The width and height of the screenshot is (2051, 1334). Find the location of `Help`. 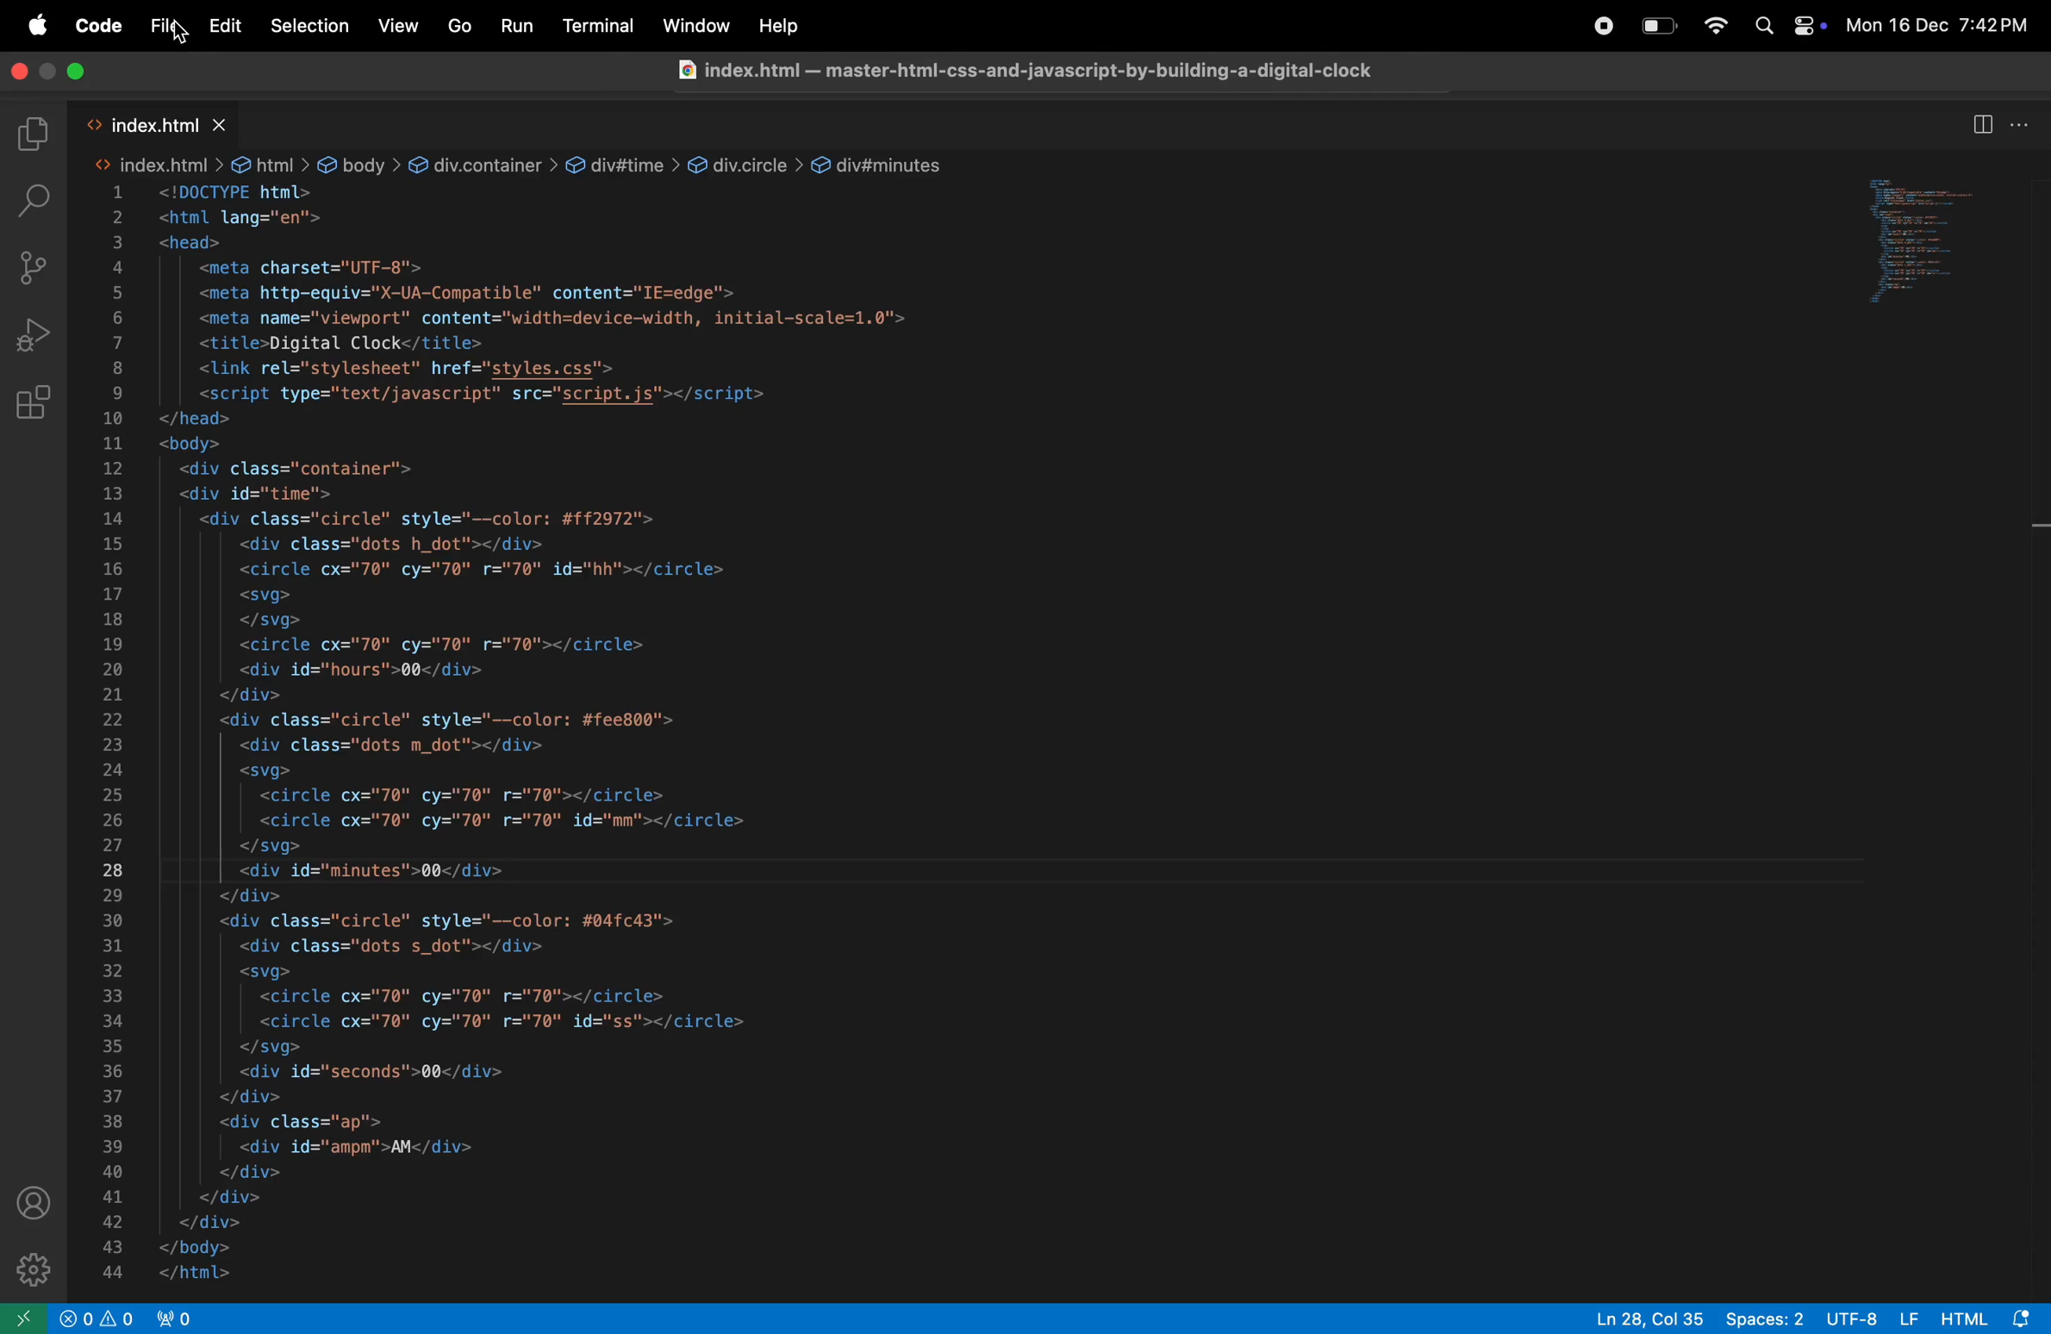

Help is located at coordinates (781, 26).